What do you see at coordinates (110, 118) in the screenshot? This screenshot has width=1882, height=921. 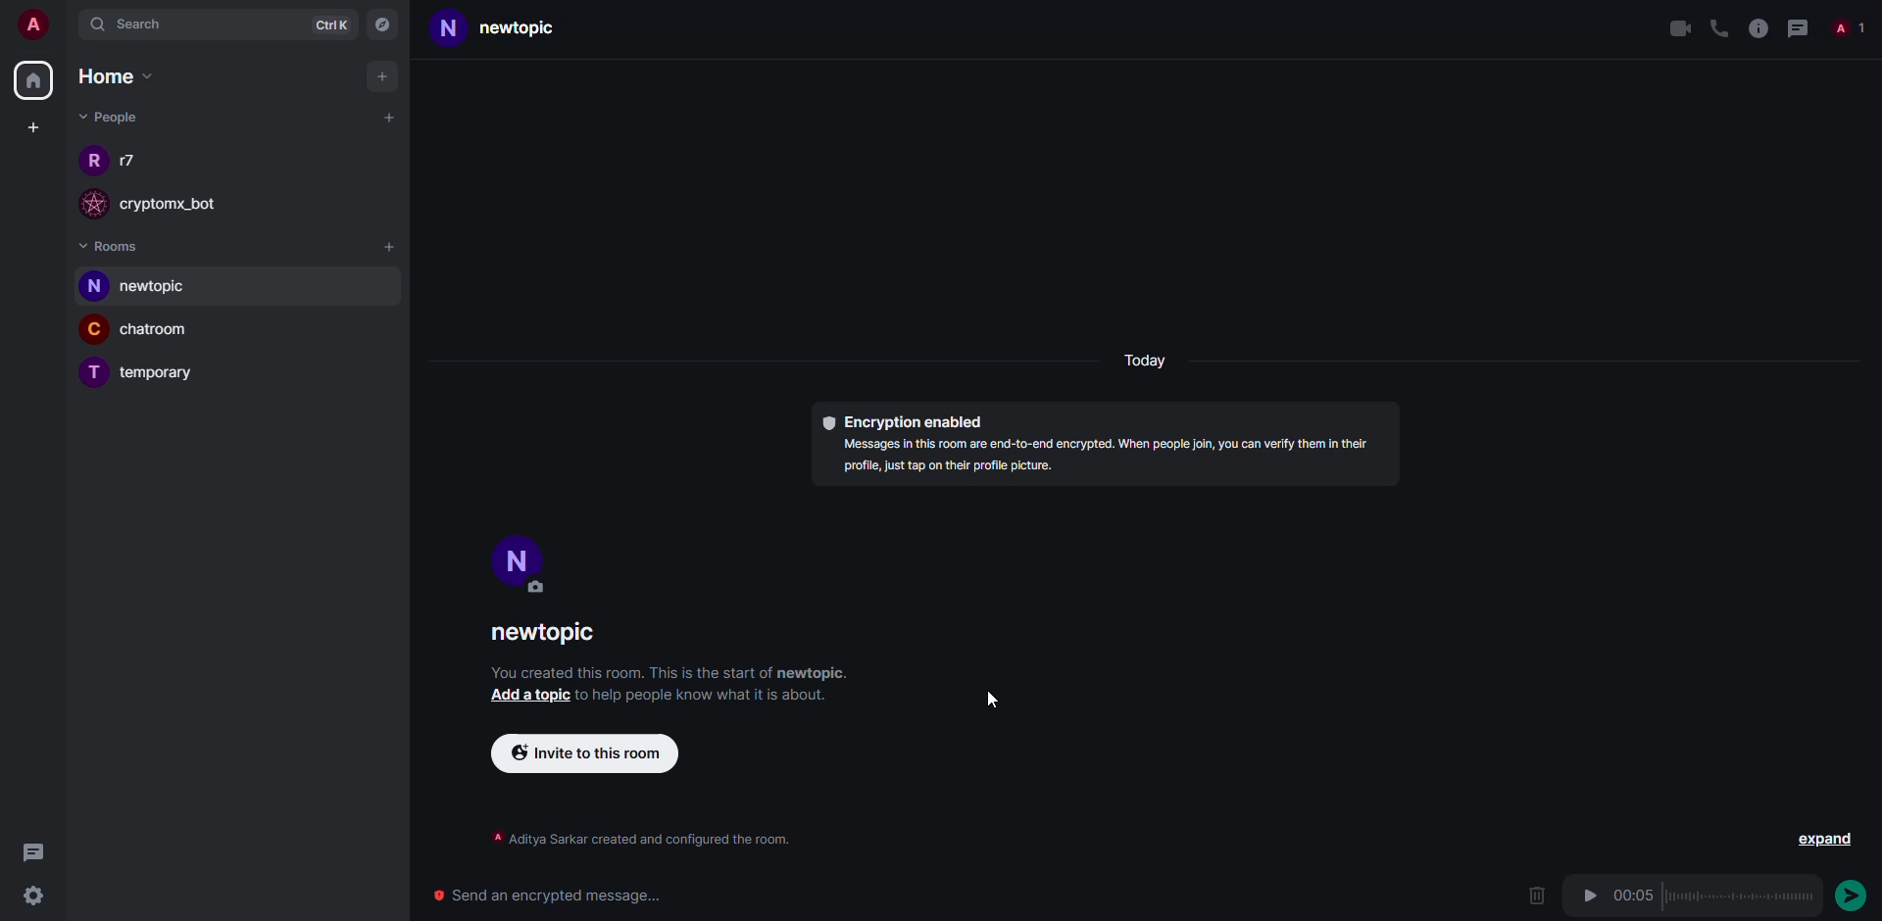 I see `people` at bounding box center [110, 118].